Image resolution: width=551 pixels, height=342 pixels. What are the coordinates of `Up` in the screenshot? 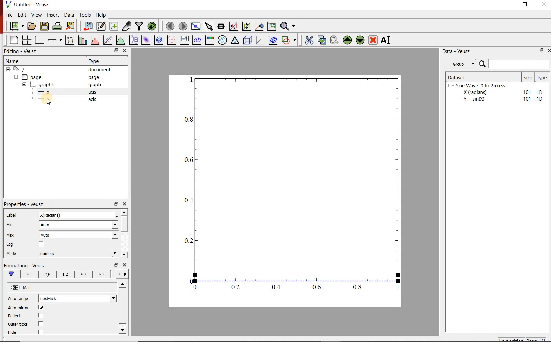 It's located at (122, 284).